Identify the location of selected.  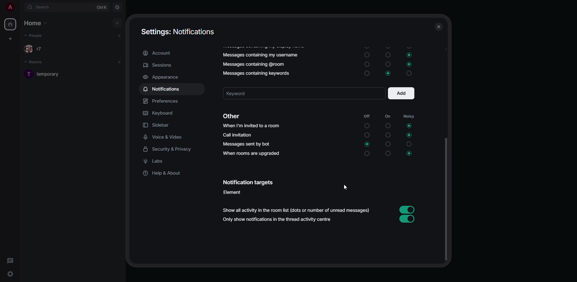
(409, 136).